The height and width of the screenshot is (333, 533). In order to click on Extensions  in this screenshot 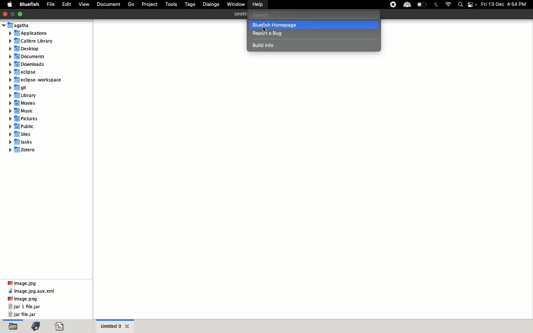, I will do `click(407, 4)`.